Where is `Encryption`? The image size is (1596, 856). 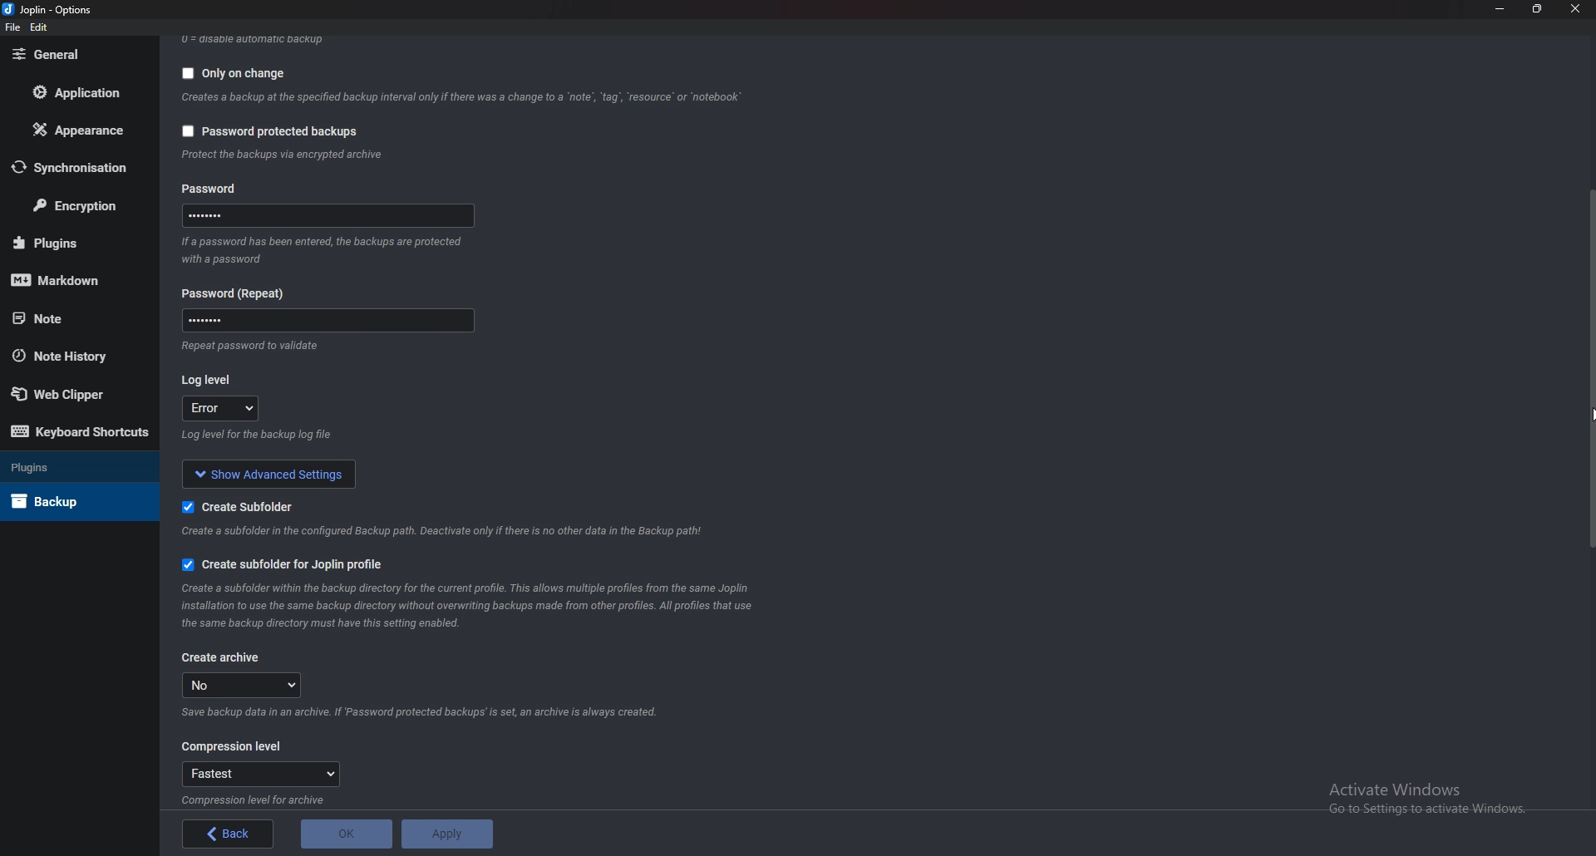 Encryption is located at coordinates (81, 204).